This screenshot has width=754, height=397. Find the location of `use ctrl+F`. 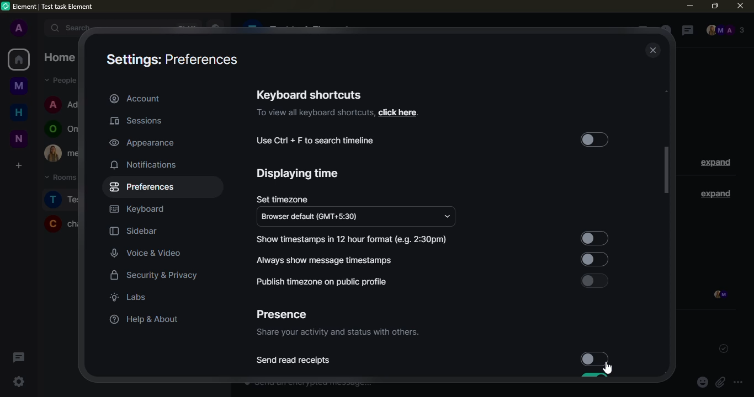

use ctrl+F is located at coordinates (316, 141).